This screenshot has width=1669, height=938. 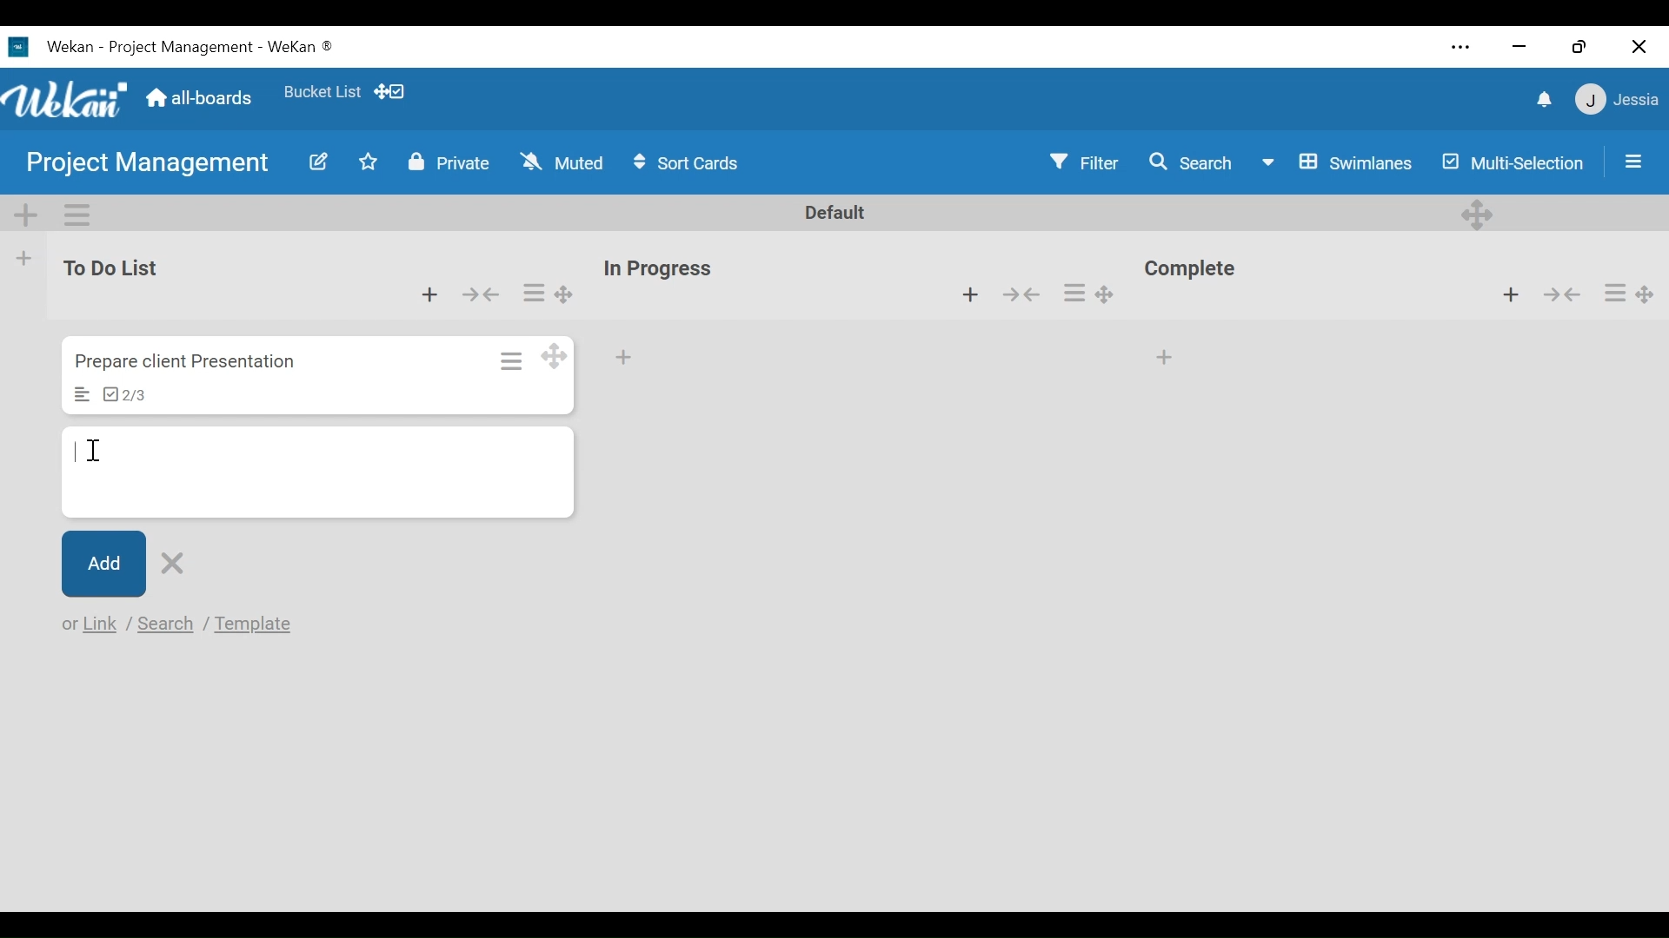 I want to click on swimlanes, so click(x=1336, y=162).